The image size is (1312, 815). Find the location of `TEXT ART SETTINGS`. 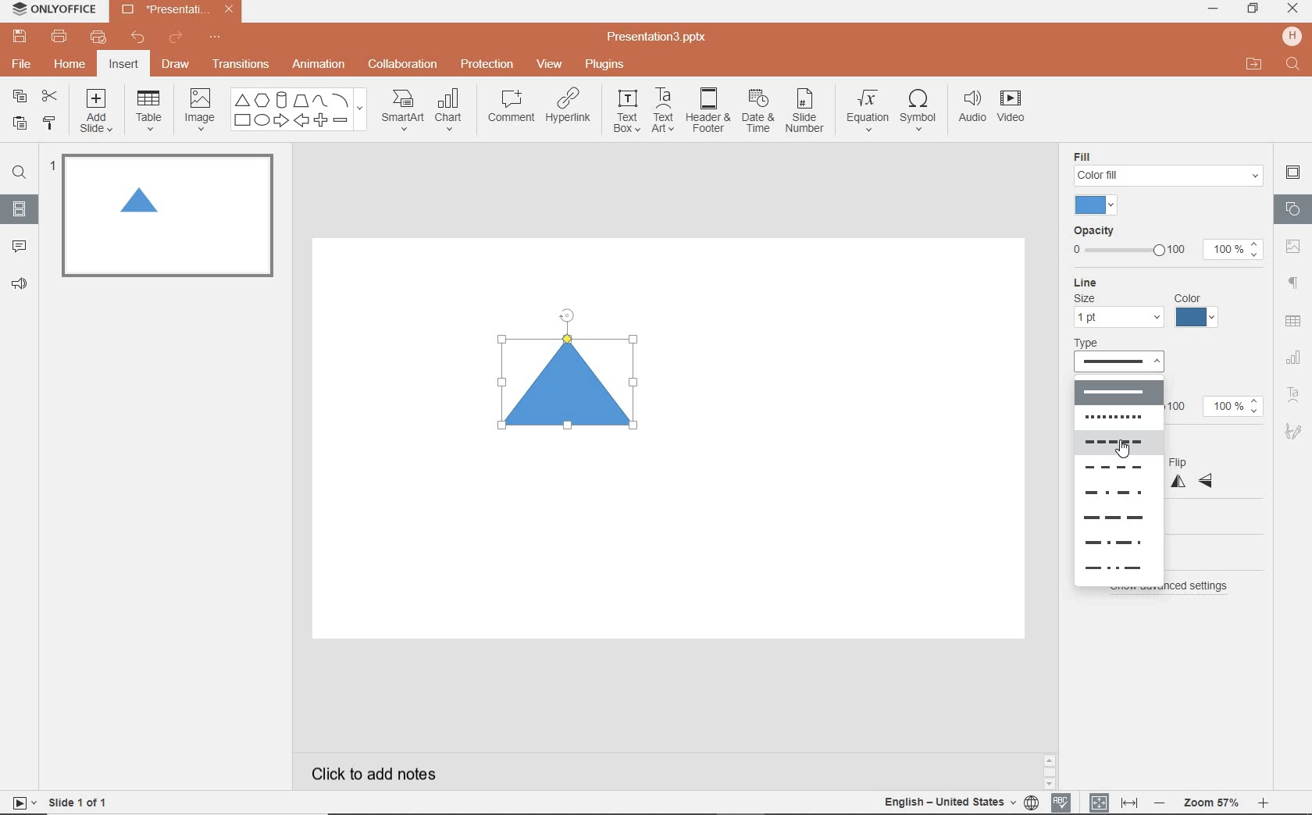

TEXT ART SETTINGS is located at coordinates (1294, 396).